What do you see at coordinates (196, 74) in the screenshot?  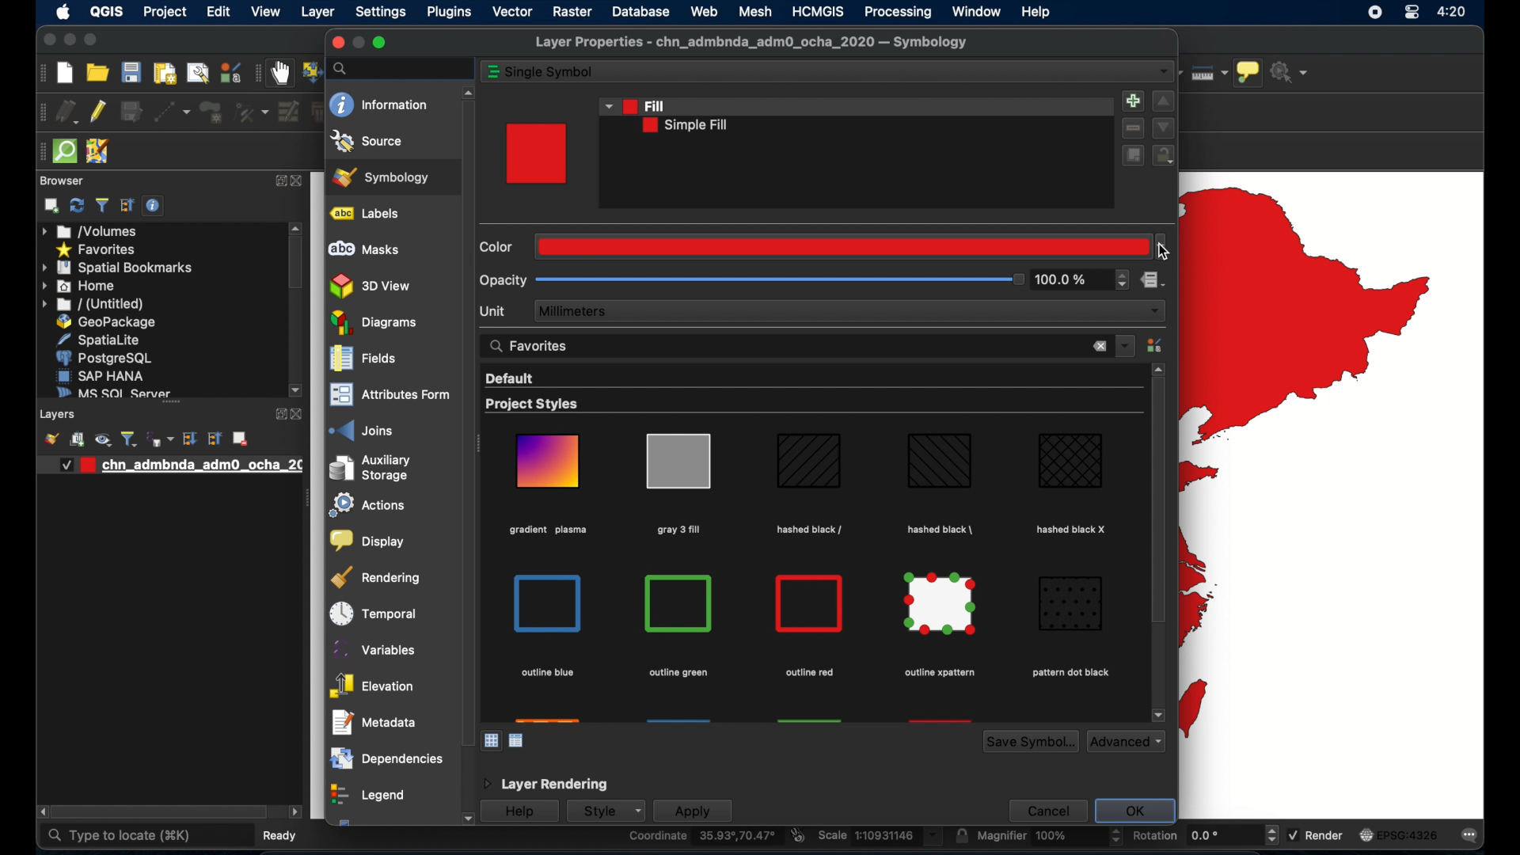 I see `open layout manager` at bounding box center [196, 74].